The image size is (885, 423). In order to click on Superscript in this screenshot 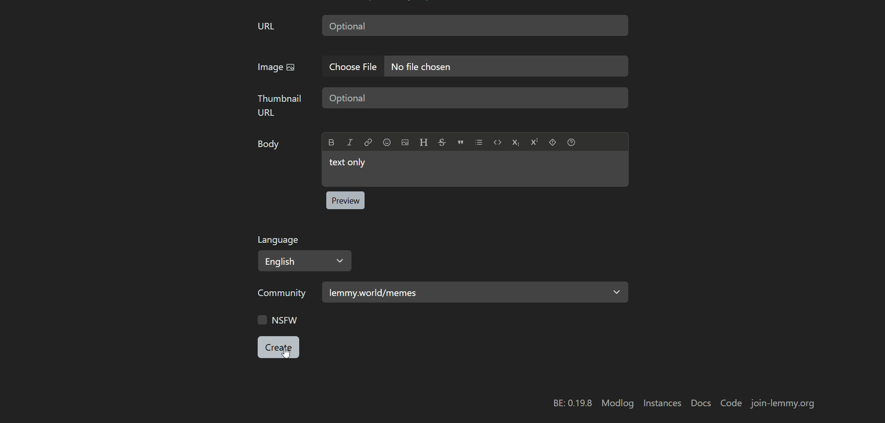, I will do `click(534, 142)`.